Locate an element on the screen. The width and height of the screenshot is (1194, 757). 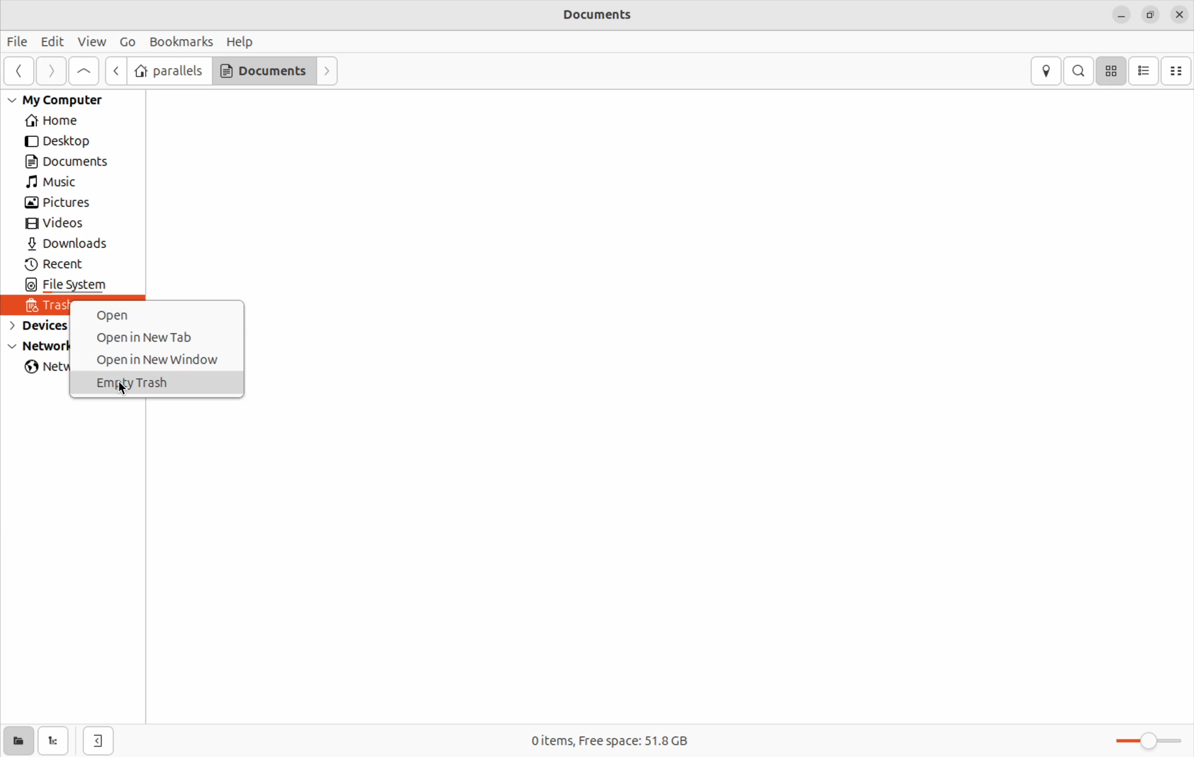
Forward is located at coordinates (50, 71).